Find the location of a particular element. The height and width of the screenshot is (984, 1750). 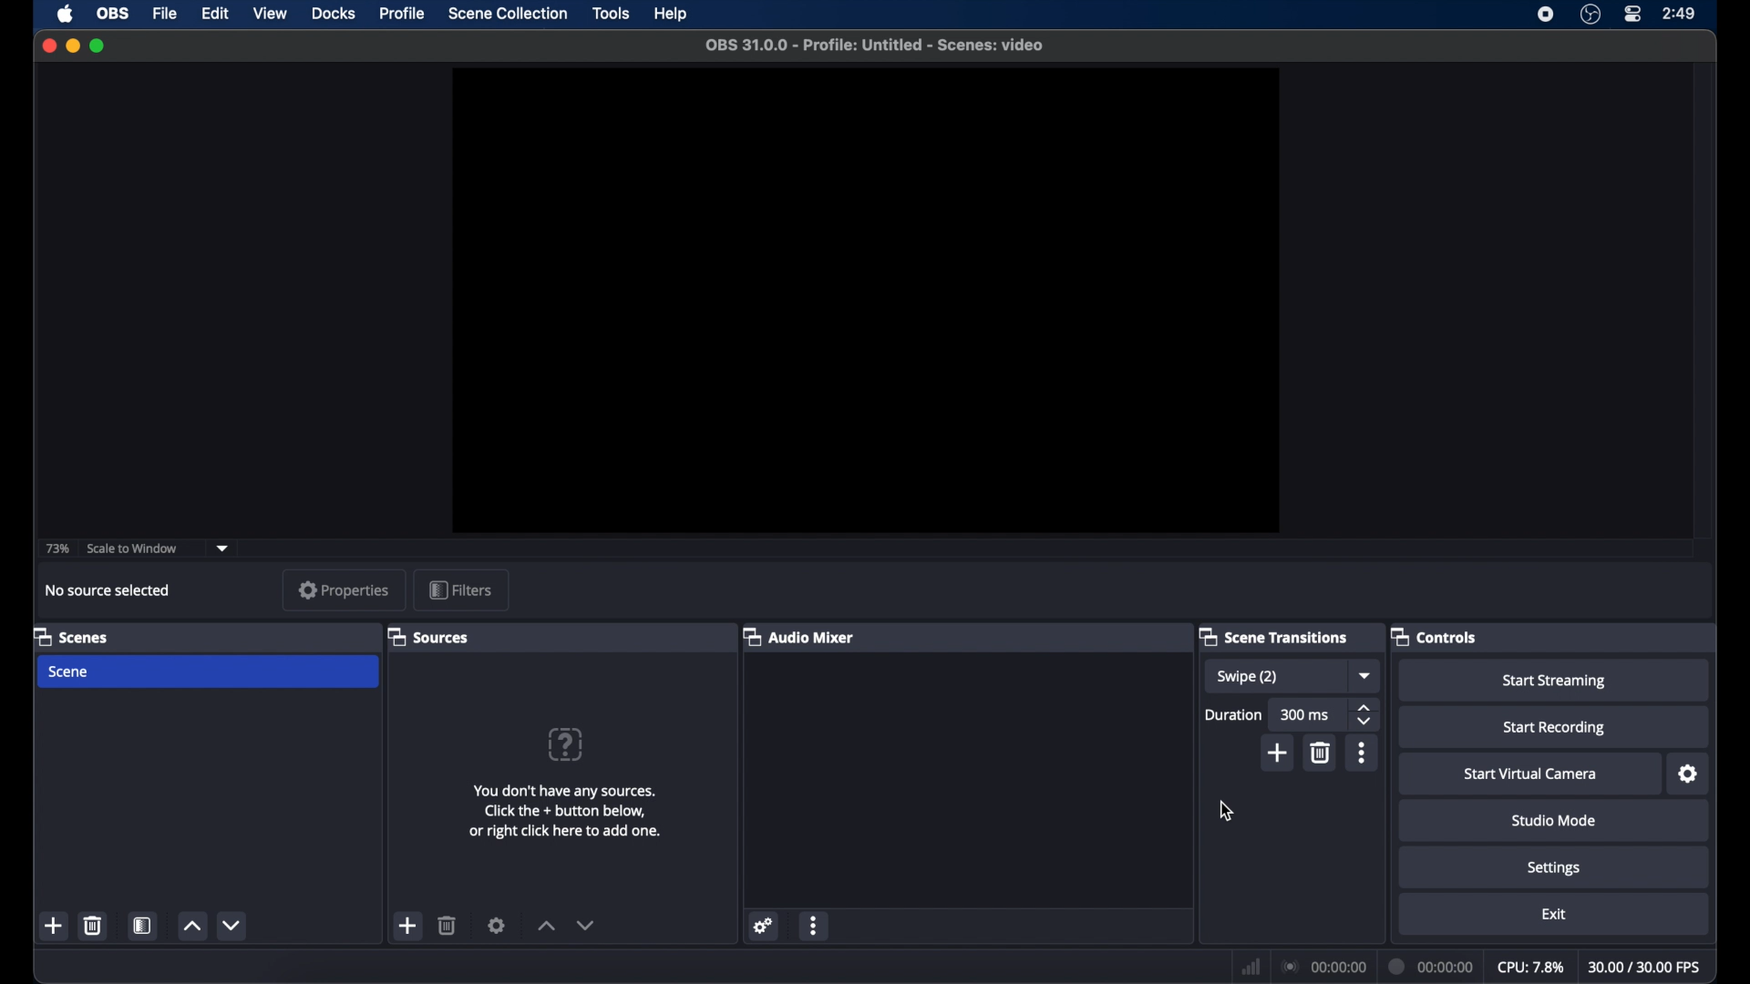

audio mixer is located at coordinates (799, 636).